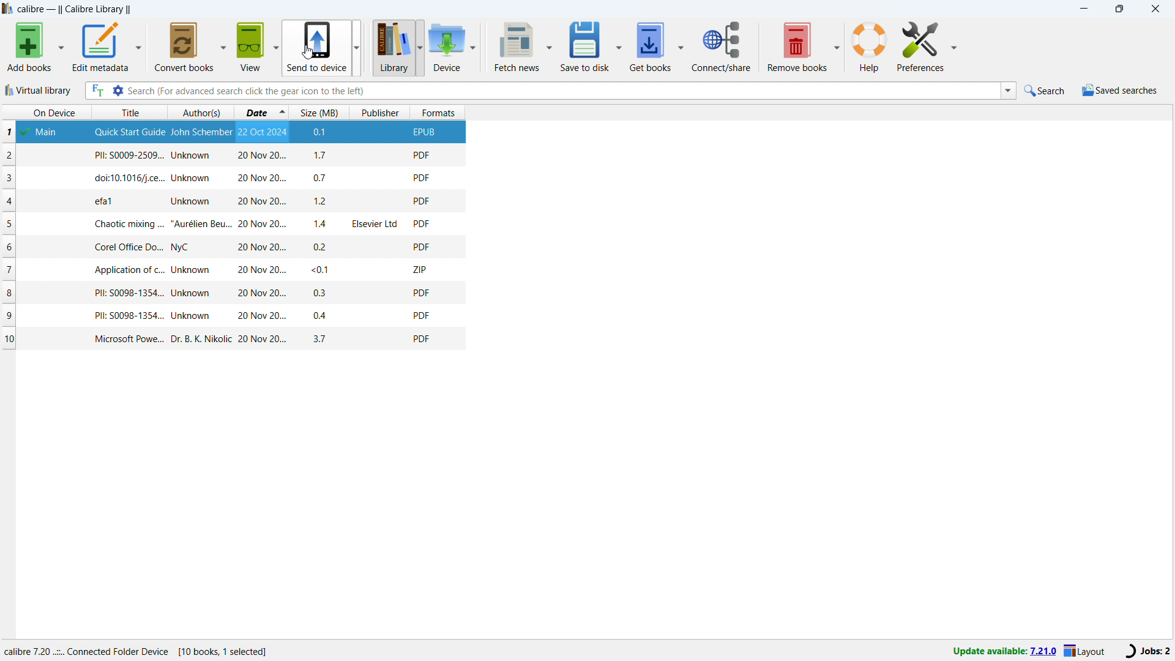  What do you see at coordinates (75, 10) in the screenshot?
I see `title` at bounding box center [75, 10].